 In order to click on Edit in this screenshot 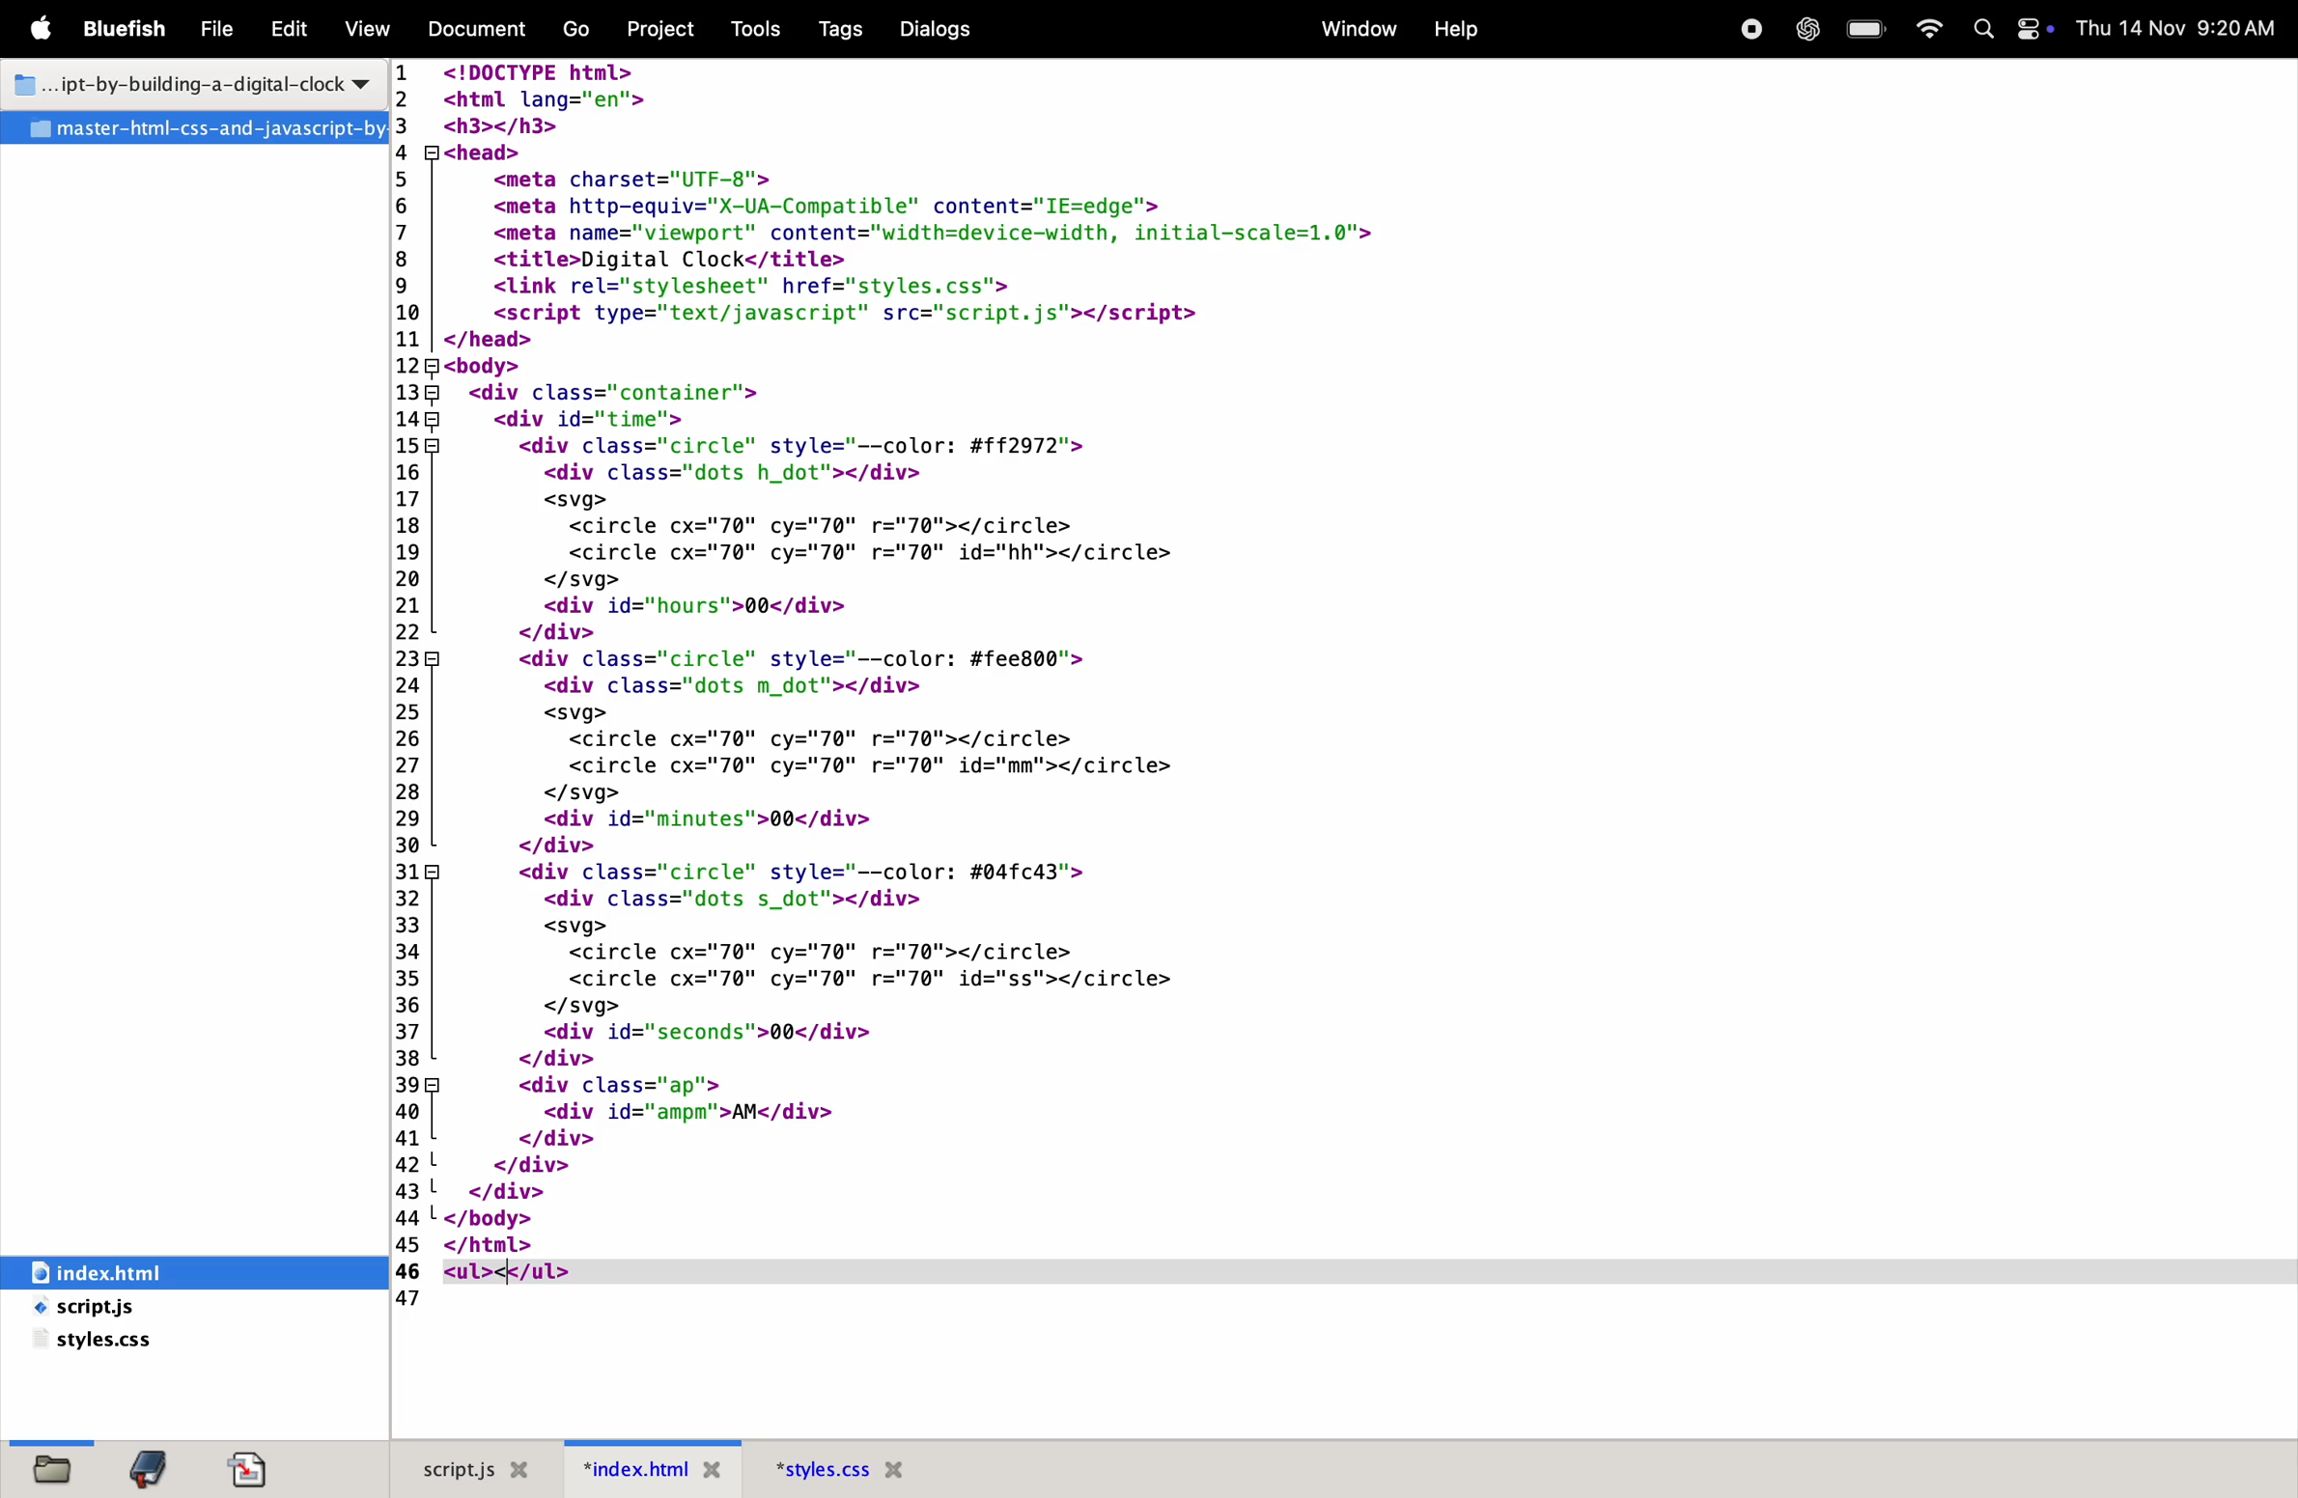, I will do `click(288, 31)`.